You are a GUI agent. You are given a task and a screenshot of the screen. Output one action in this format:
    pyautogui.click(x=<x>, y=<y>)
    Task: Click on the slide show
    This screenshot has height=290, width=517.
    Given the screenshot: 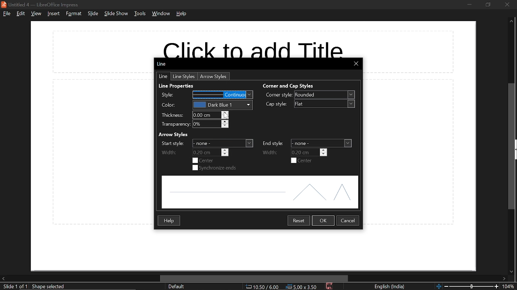 What is the action you would take?
    pyautogui.click(x=116, y=14)
    